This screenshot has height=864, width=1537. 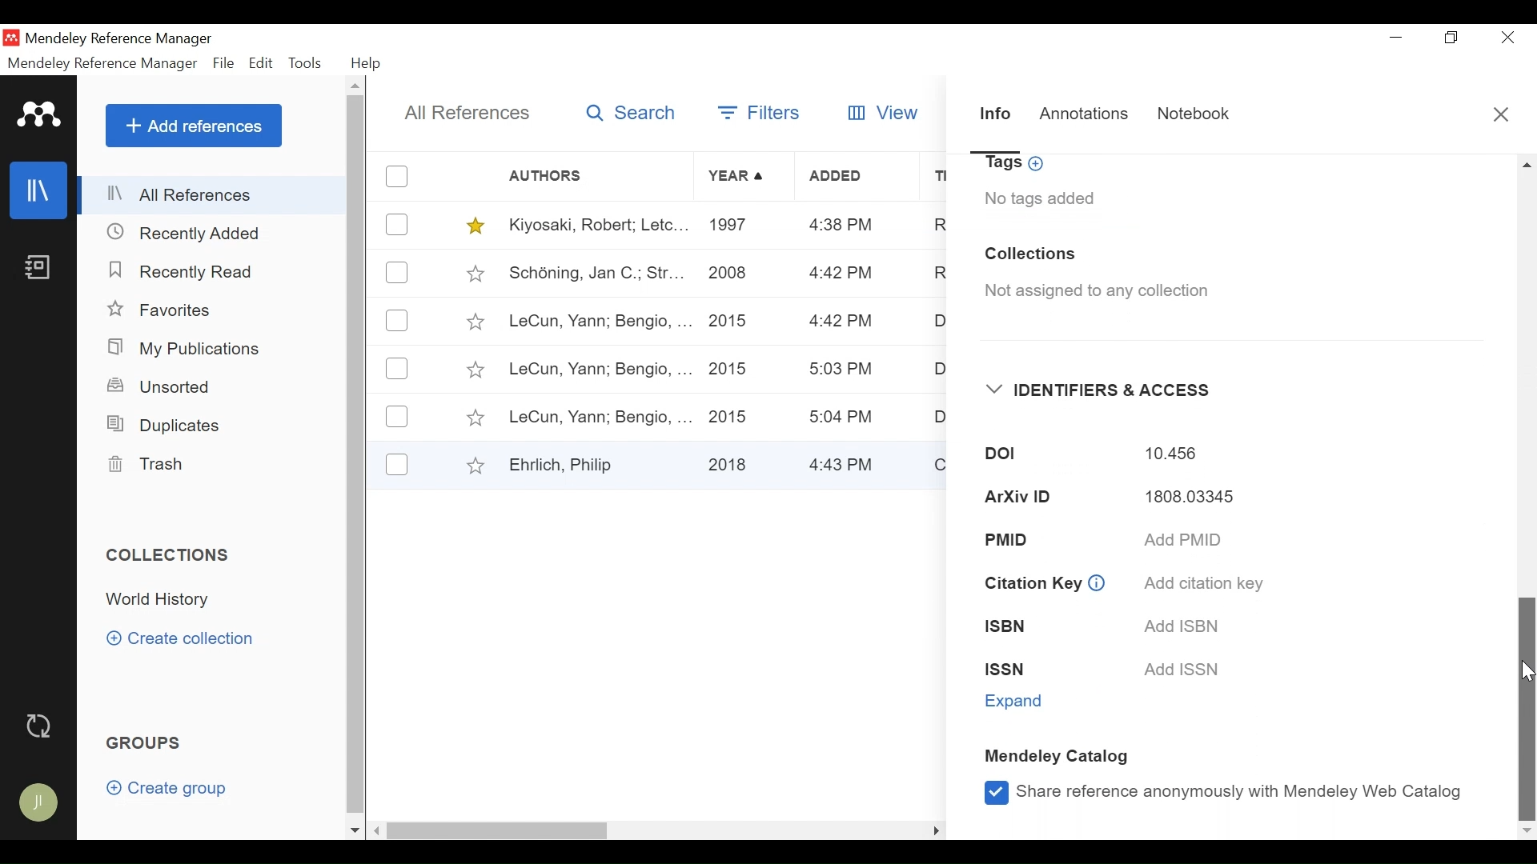 I want to click on 2015, so click(x=733, y=414).